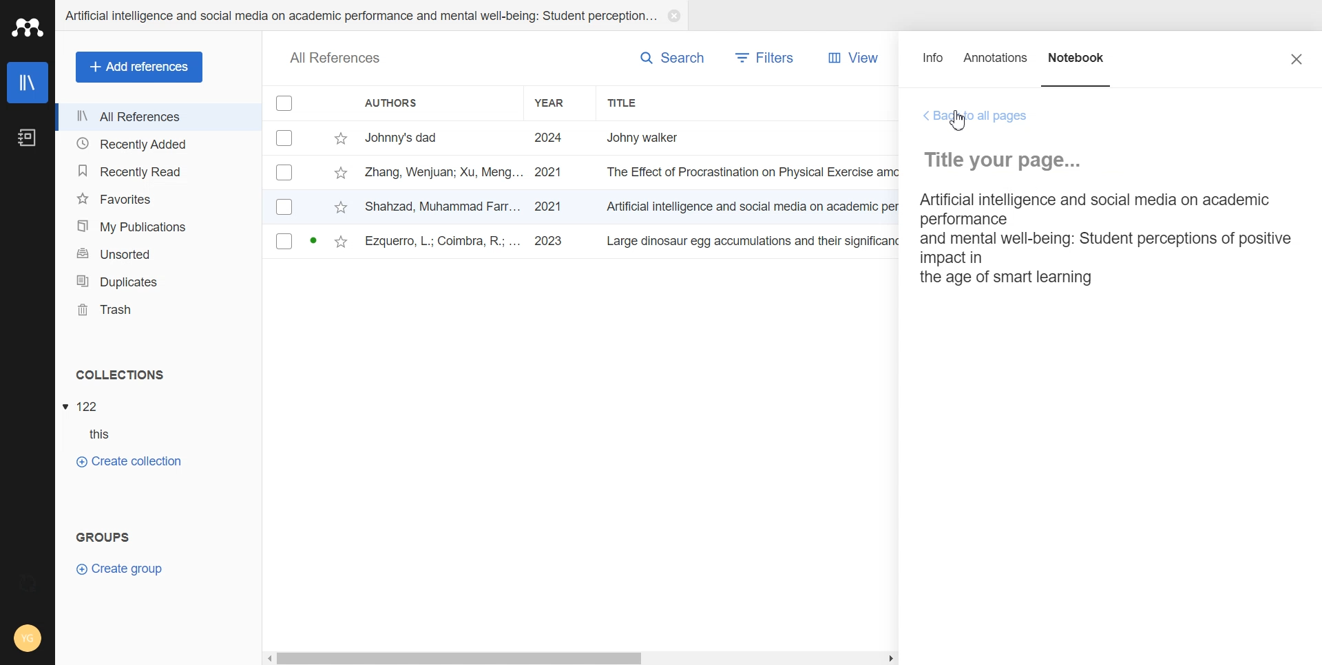  Describe the element at coordinates (976, 116) in the screenshot. I see `Back to all Pages` at that location.